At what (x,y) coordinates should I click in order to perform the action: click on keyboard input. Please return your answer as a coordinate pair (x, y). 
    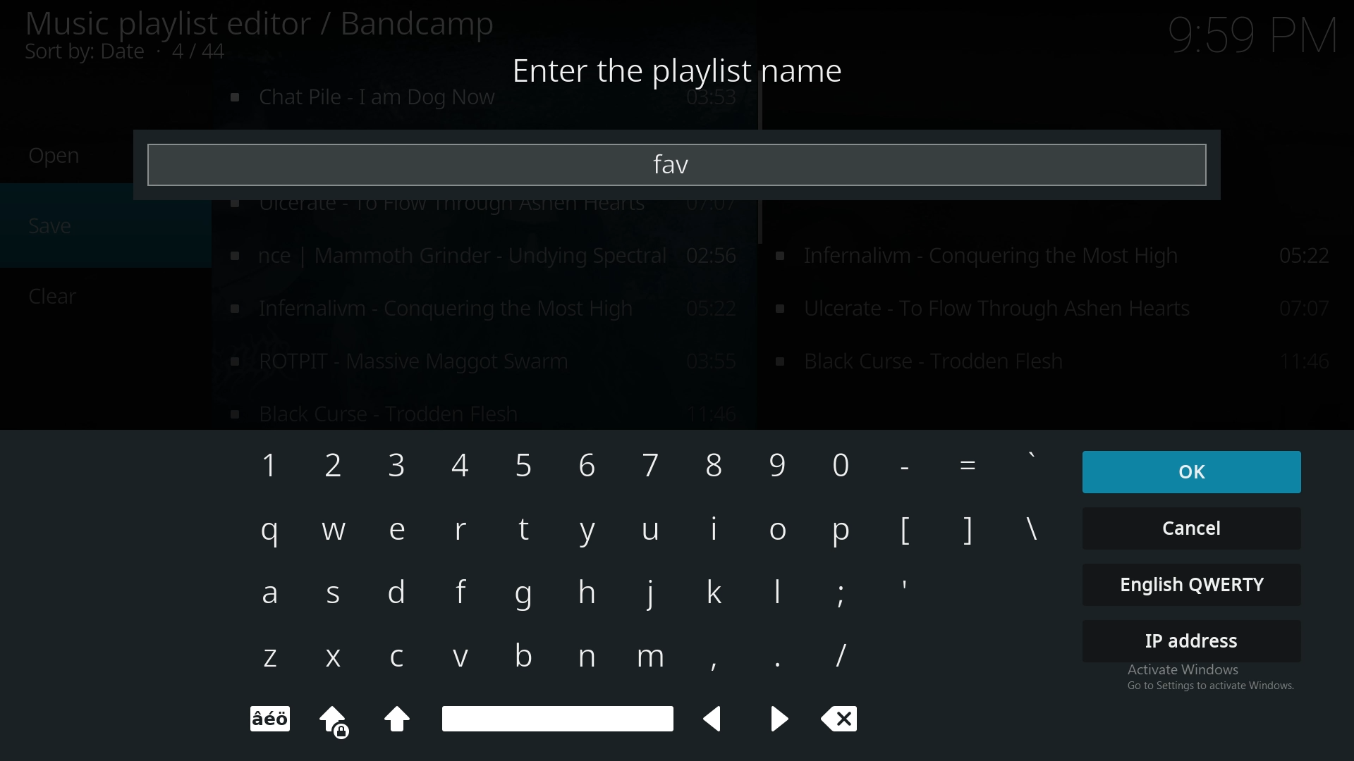
    Looking at the image, I should click on (583, 657).